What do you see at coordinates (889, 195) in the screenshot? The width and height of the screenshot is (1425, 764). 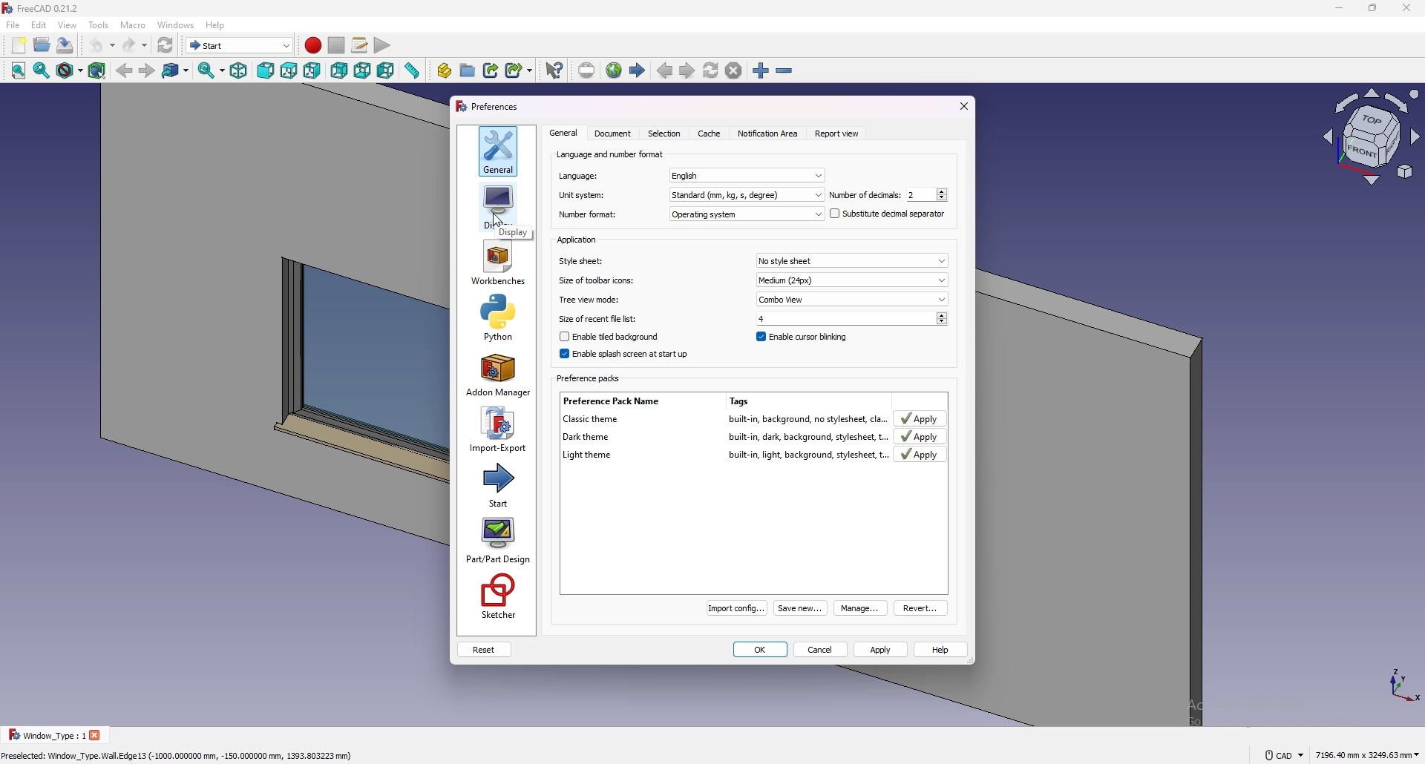 I see `Number of decimals: 2` at bounding box center [889, 195].